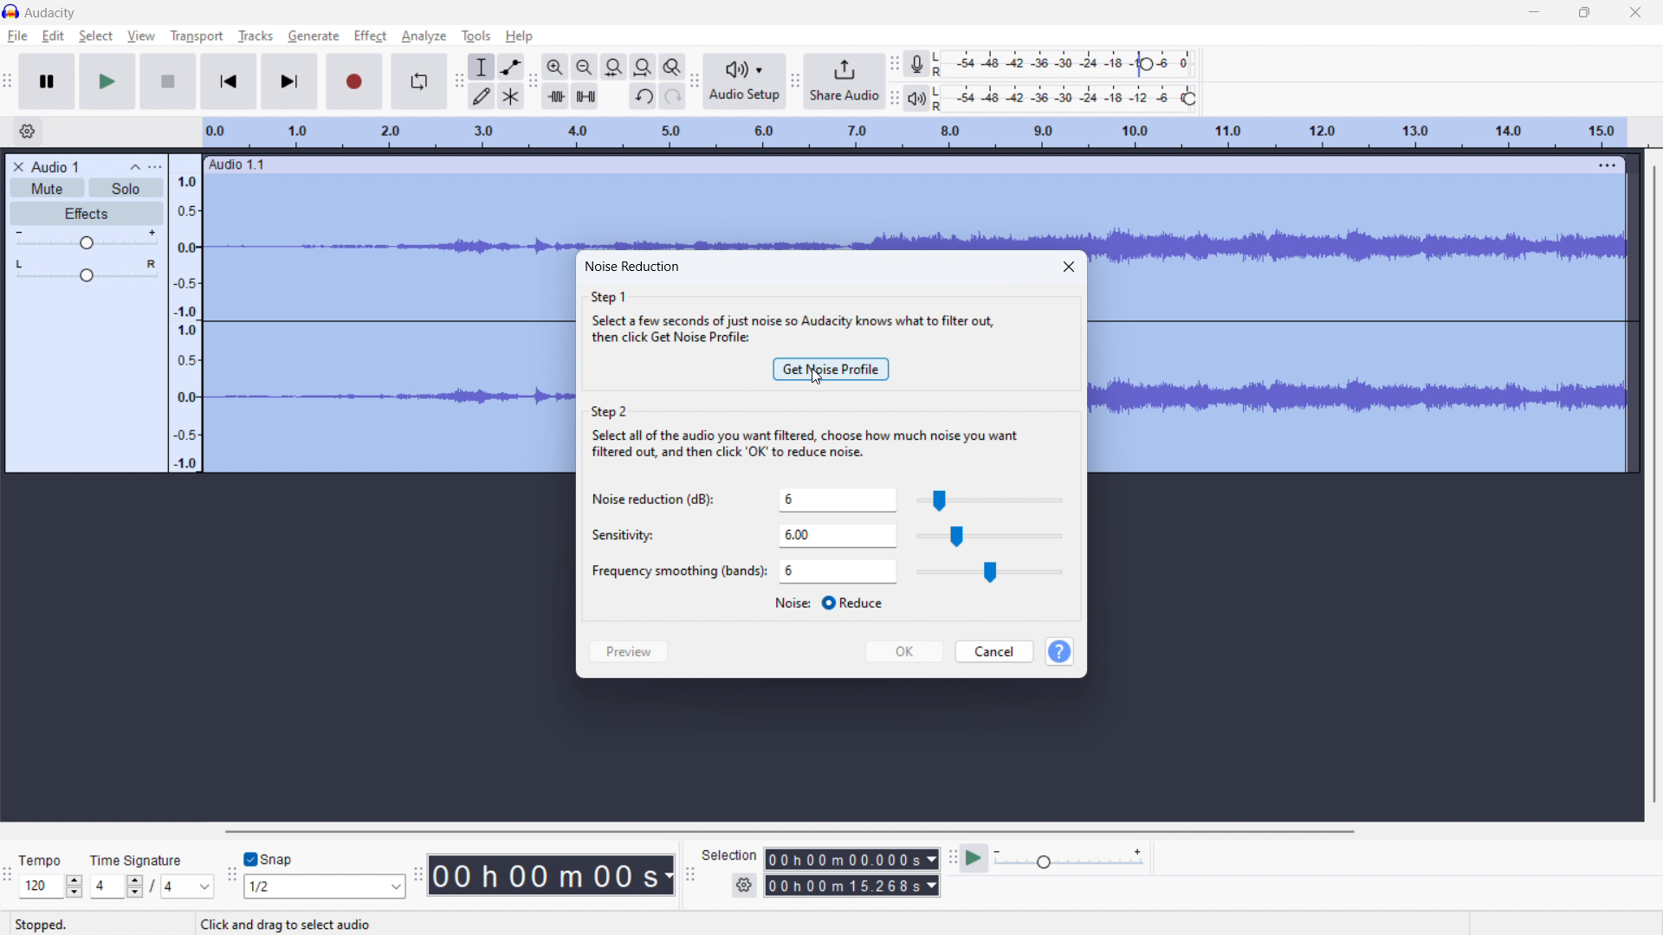  Describe the element at coordinates (1660, 484) in the screenshot. I see `vertical scrollbar` at that location.